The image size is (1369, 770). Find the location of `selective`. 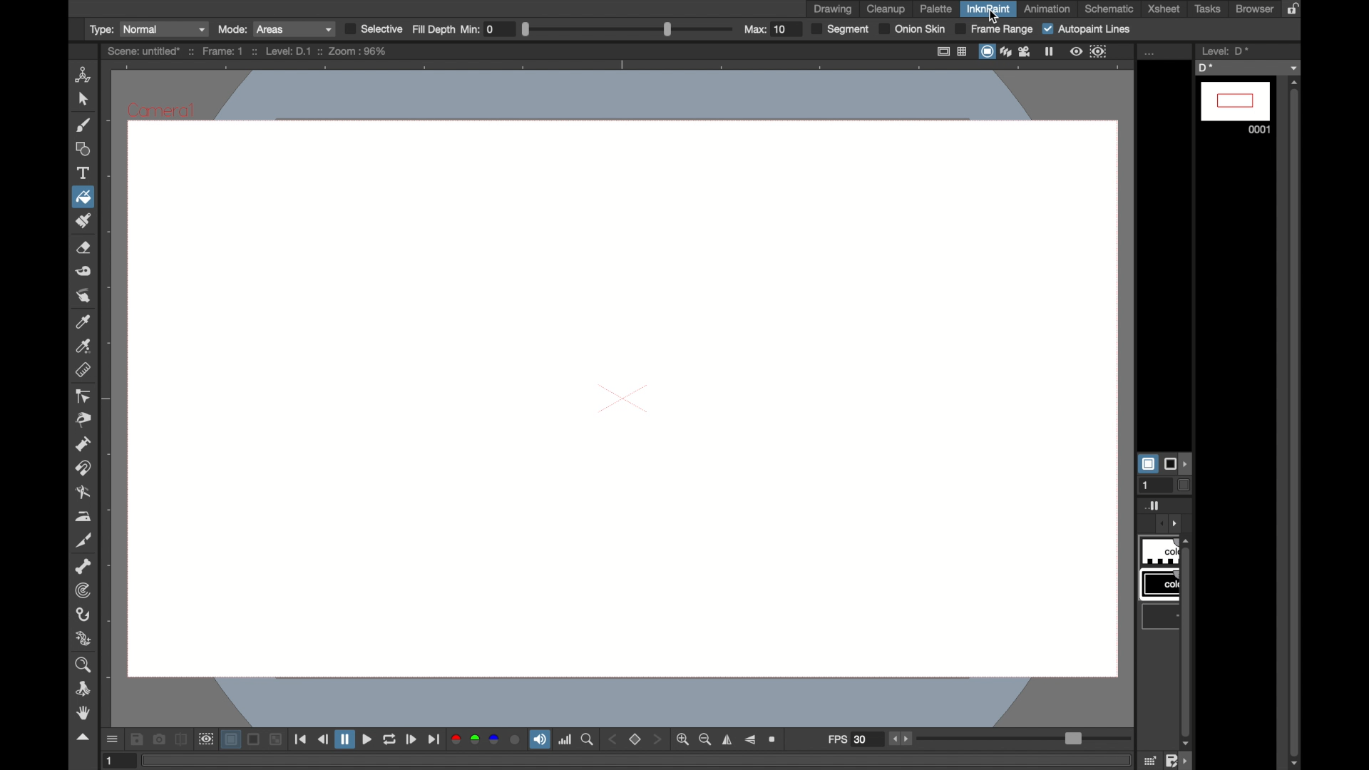

selective is located at coordinates (373, 29).